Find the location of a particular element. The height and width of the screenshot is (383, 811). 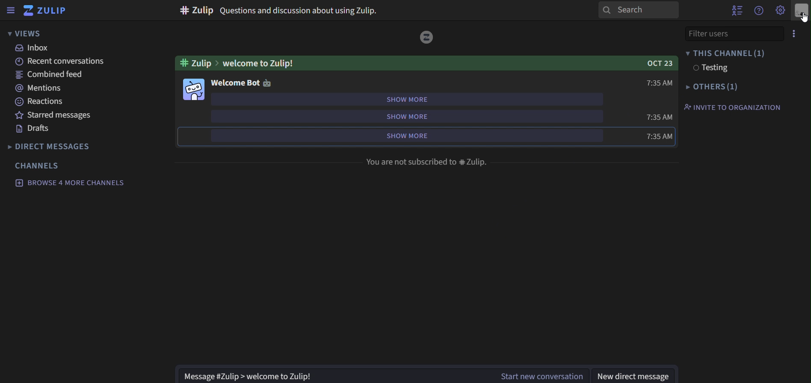

Cursor is located at coordinates (801, 18).